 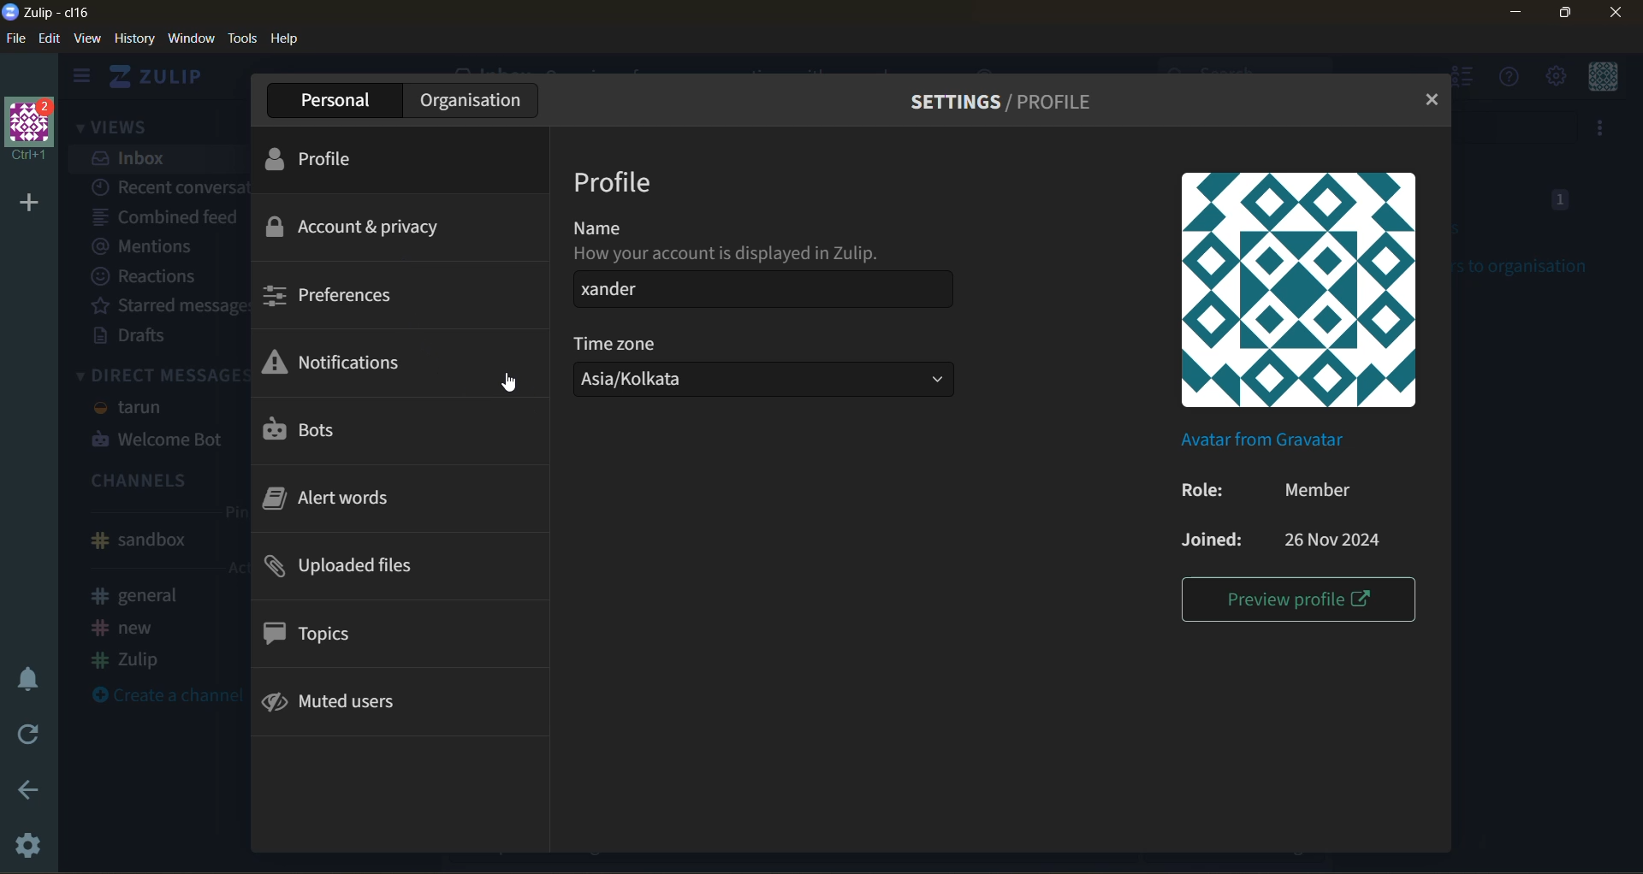 I want to click on edit, so click(x=50, y=39).